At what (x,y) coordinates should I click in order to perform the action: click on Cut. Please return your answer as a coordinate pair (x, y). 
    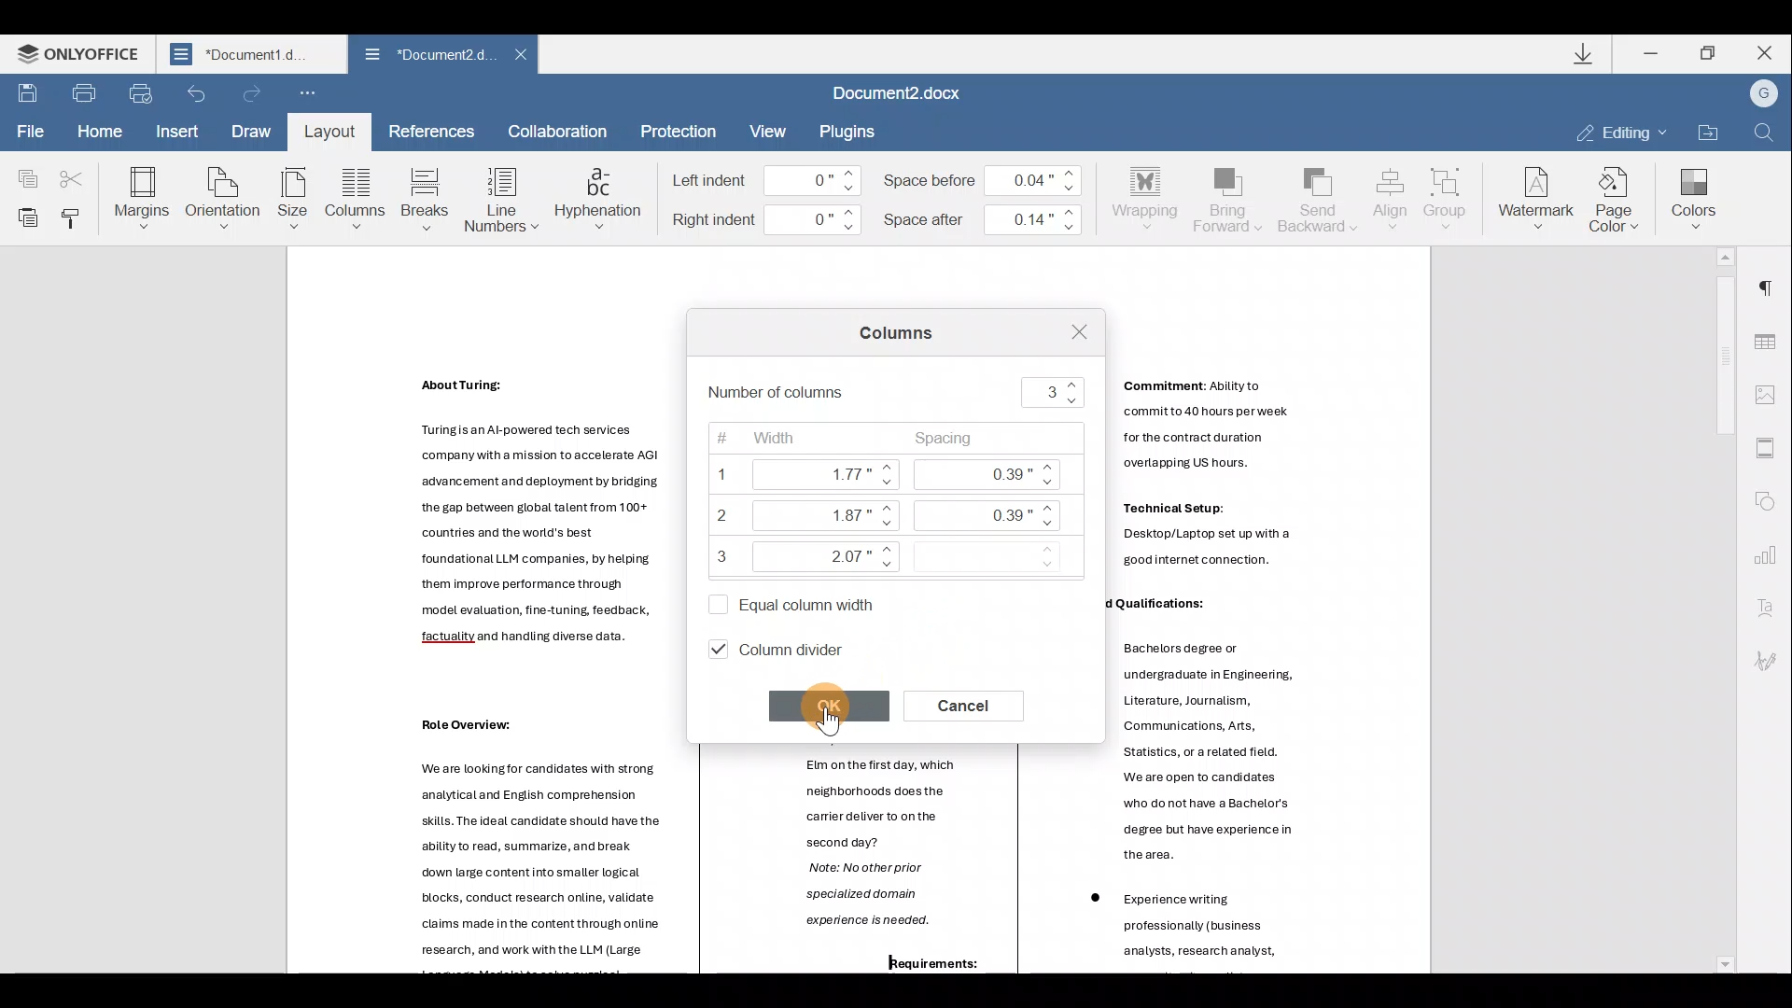
    Looking at the image, I should click on (77, 170).